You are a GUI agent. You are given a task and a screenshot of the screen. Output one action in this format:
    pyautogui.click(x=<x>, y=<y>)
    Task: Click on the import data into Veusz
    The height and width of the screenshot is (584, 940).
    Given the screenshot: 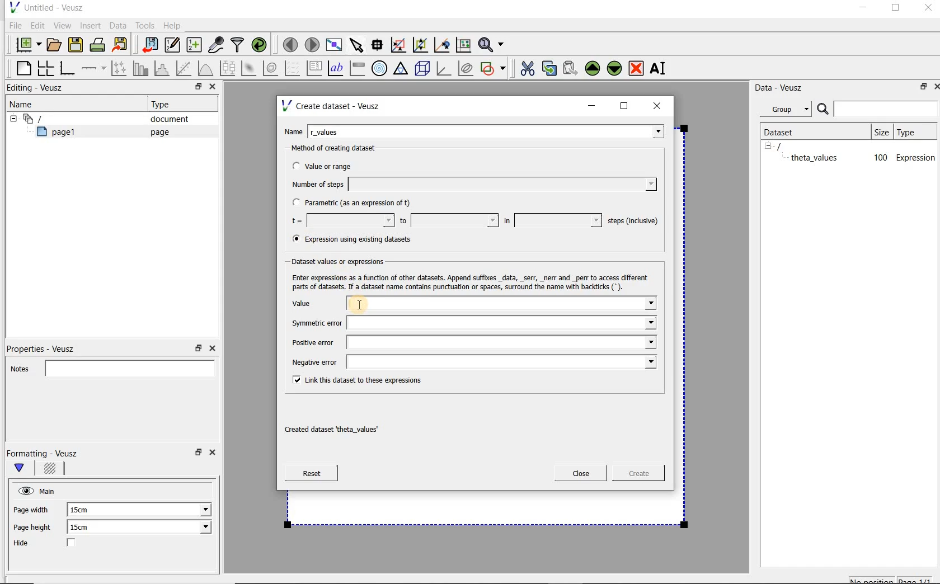 What is the action you would take?
    pyautogui.click(x=149, y=45)
    